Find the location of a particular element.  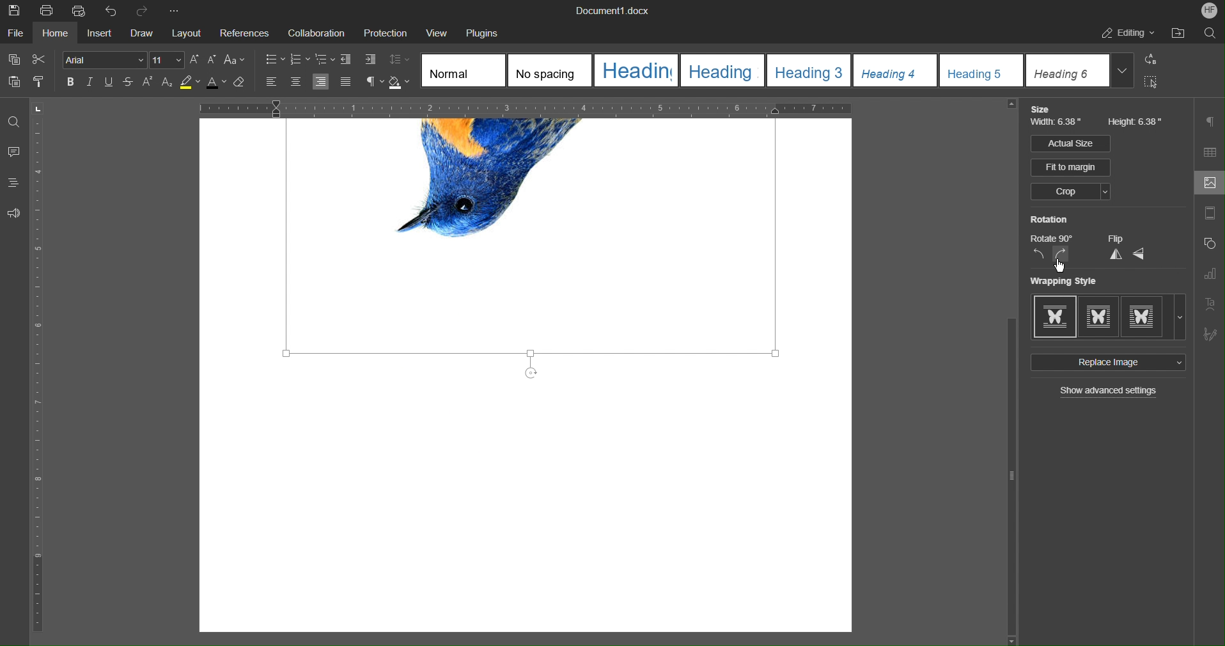

Open File Location is located at coordinates (1178, 34).